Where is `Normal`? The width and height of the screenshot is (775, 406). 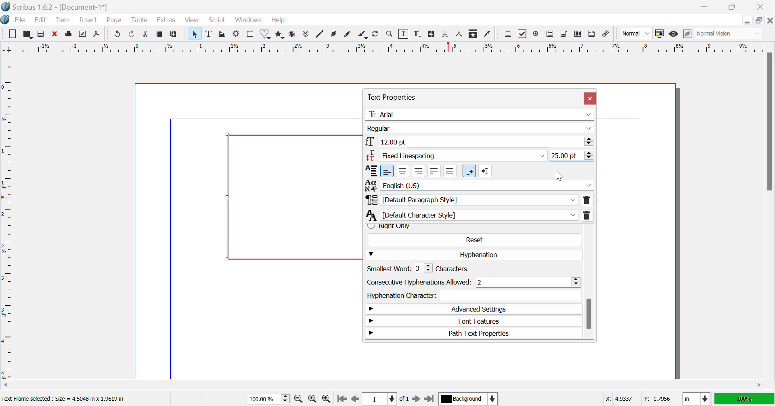
Normal is located at coordinates (636, 35).